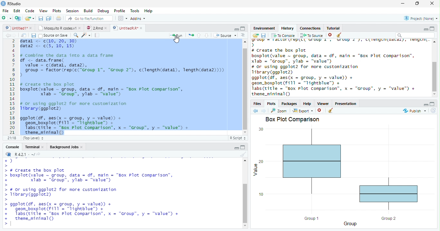  I want to click on Remove current plot, so click(320, 110).